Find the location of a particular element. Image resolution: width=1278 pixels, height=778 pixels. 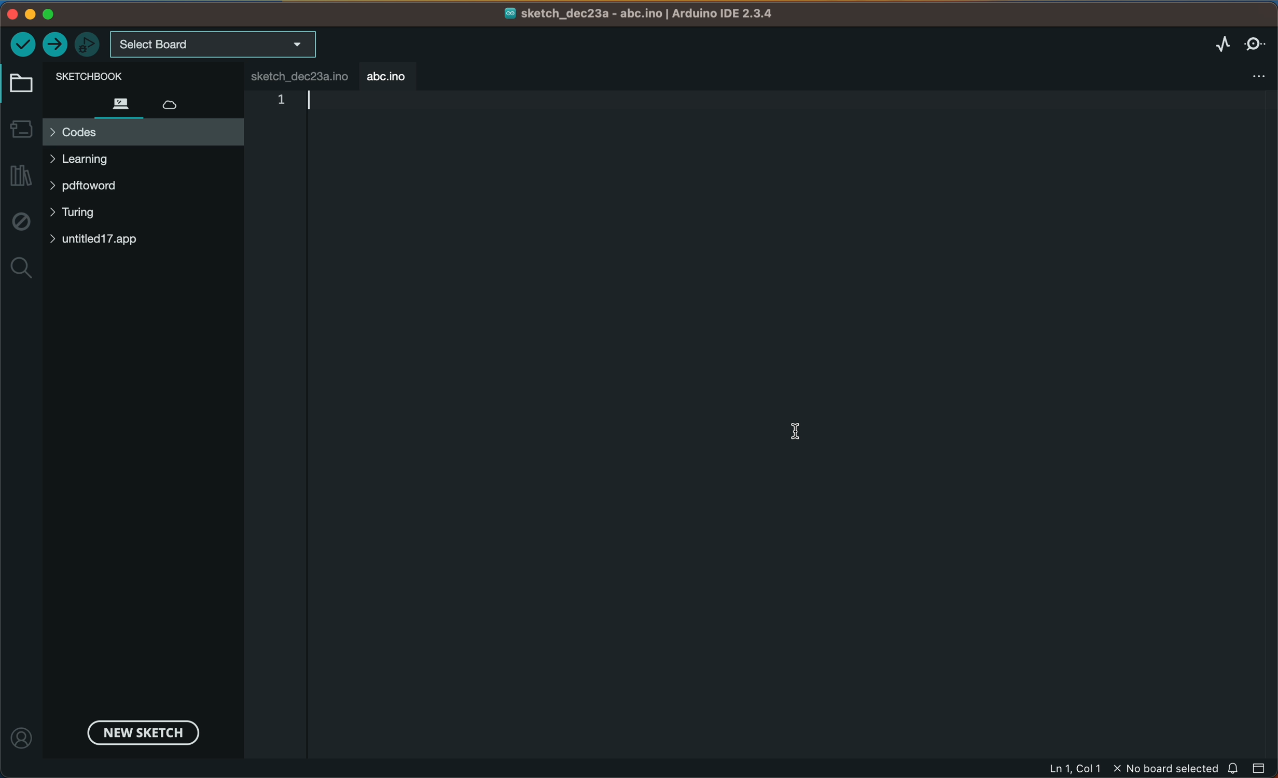

file tab is located at coordinates (303, 75).